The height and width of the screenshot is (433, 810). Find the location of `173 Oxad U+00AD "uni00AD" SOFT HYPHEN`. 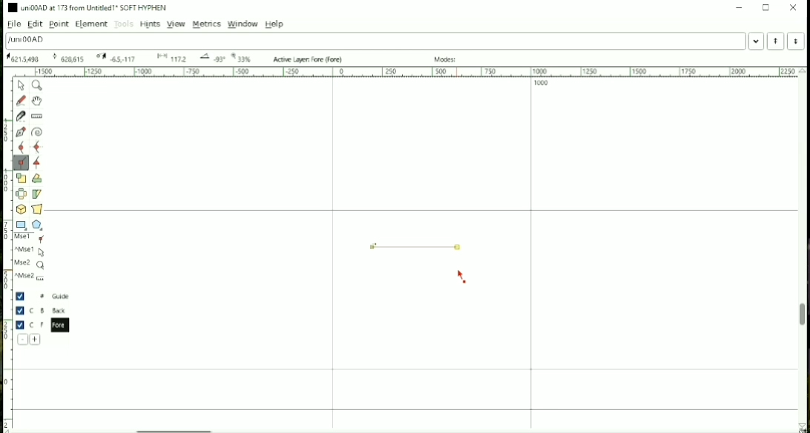

173 Oxad U+00AD "uni00AD" SOFT HYPHEN is located at coordinates (117, 58).